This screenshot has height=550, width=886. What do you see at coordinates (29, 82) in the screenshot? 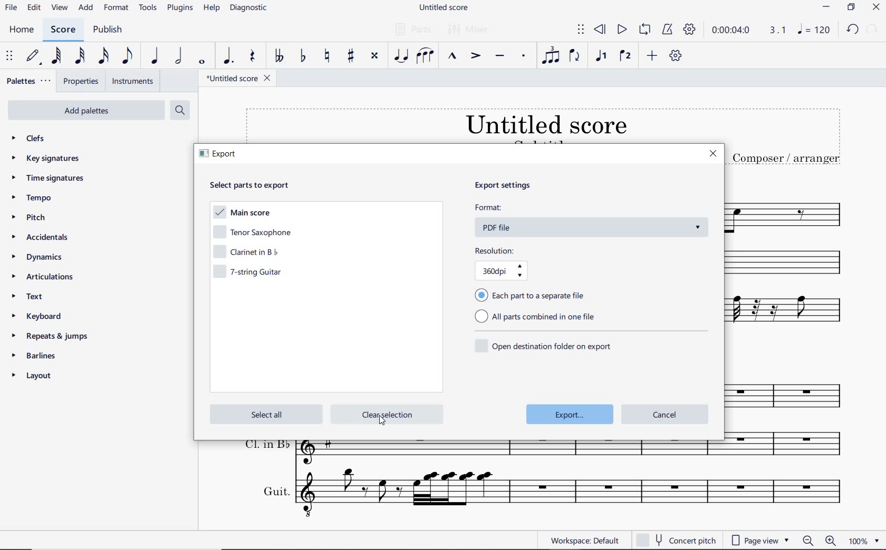
I see `PALETTES` at bounding box center [29, 82].